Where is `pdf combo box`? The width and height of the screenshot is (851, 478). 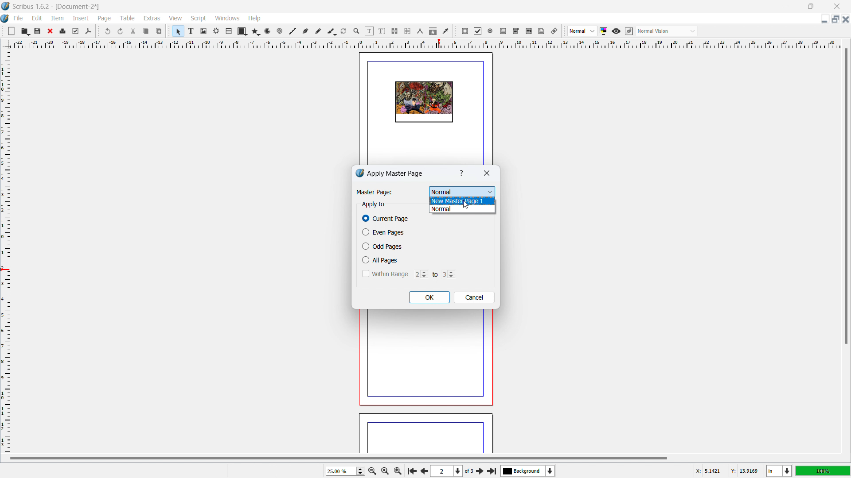
pdf combo box is located at coordinates (515, 31).